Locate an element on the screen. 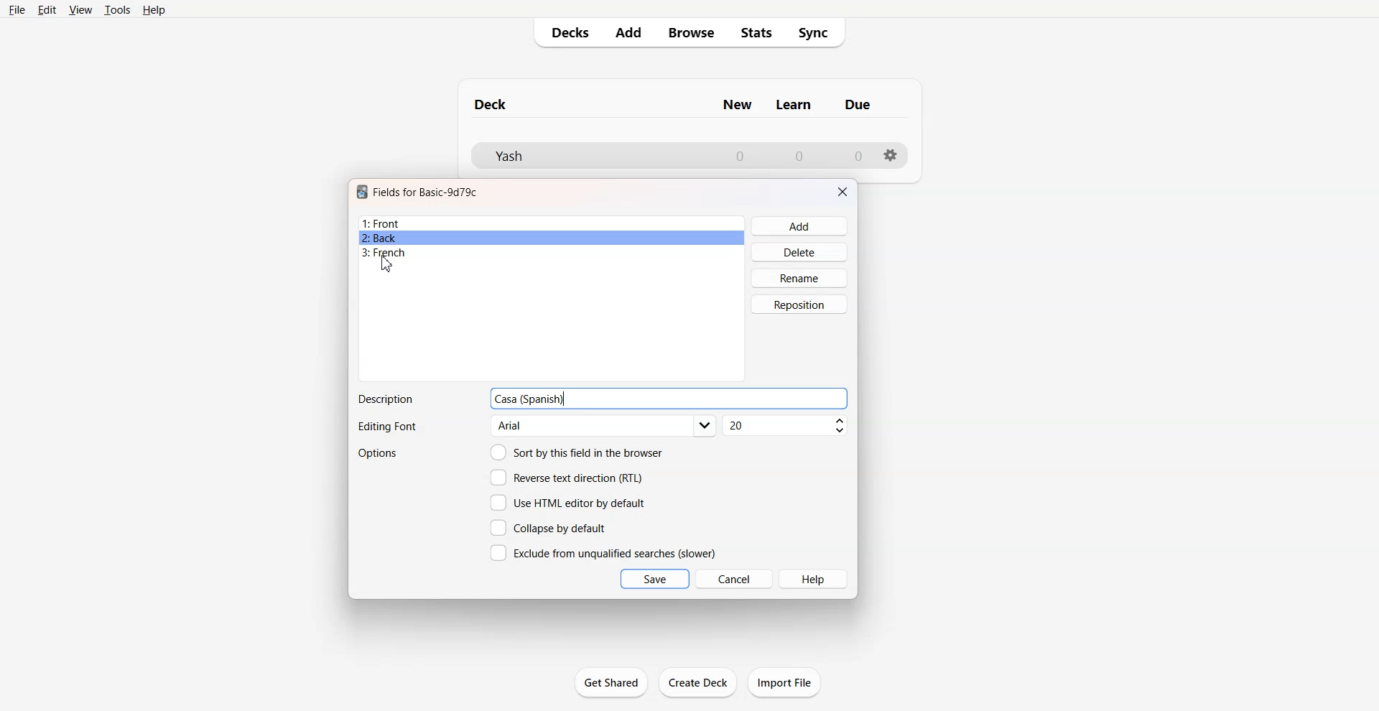  Text 1 is located at coordinates (426, 192).